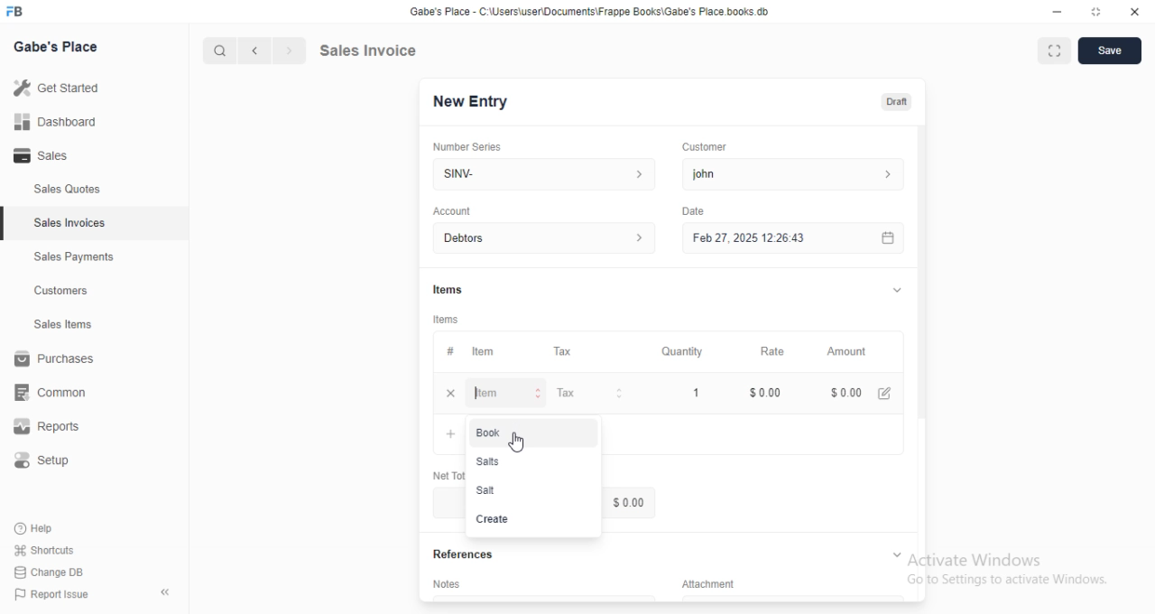 The height and width of the screenshot is (614, 1155). I want to click on Book, so click(493, 433).